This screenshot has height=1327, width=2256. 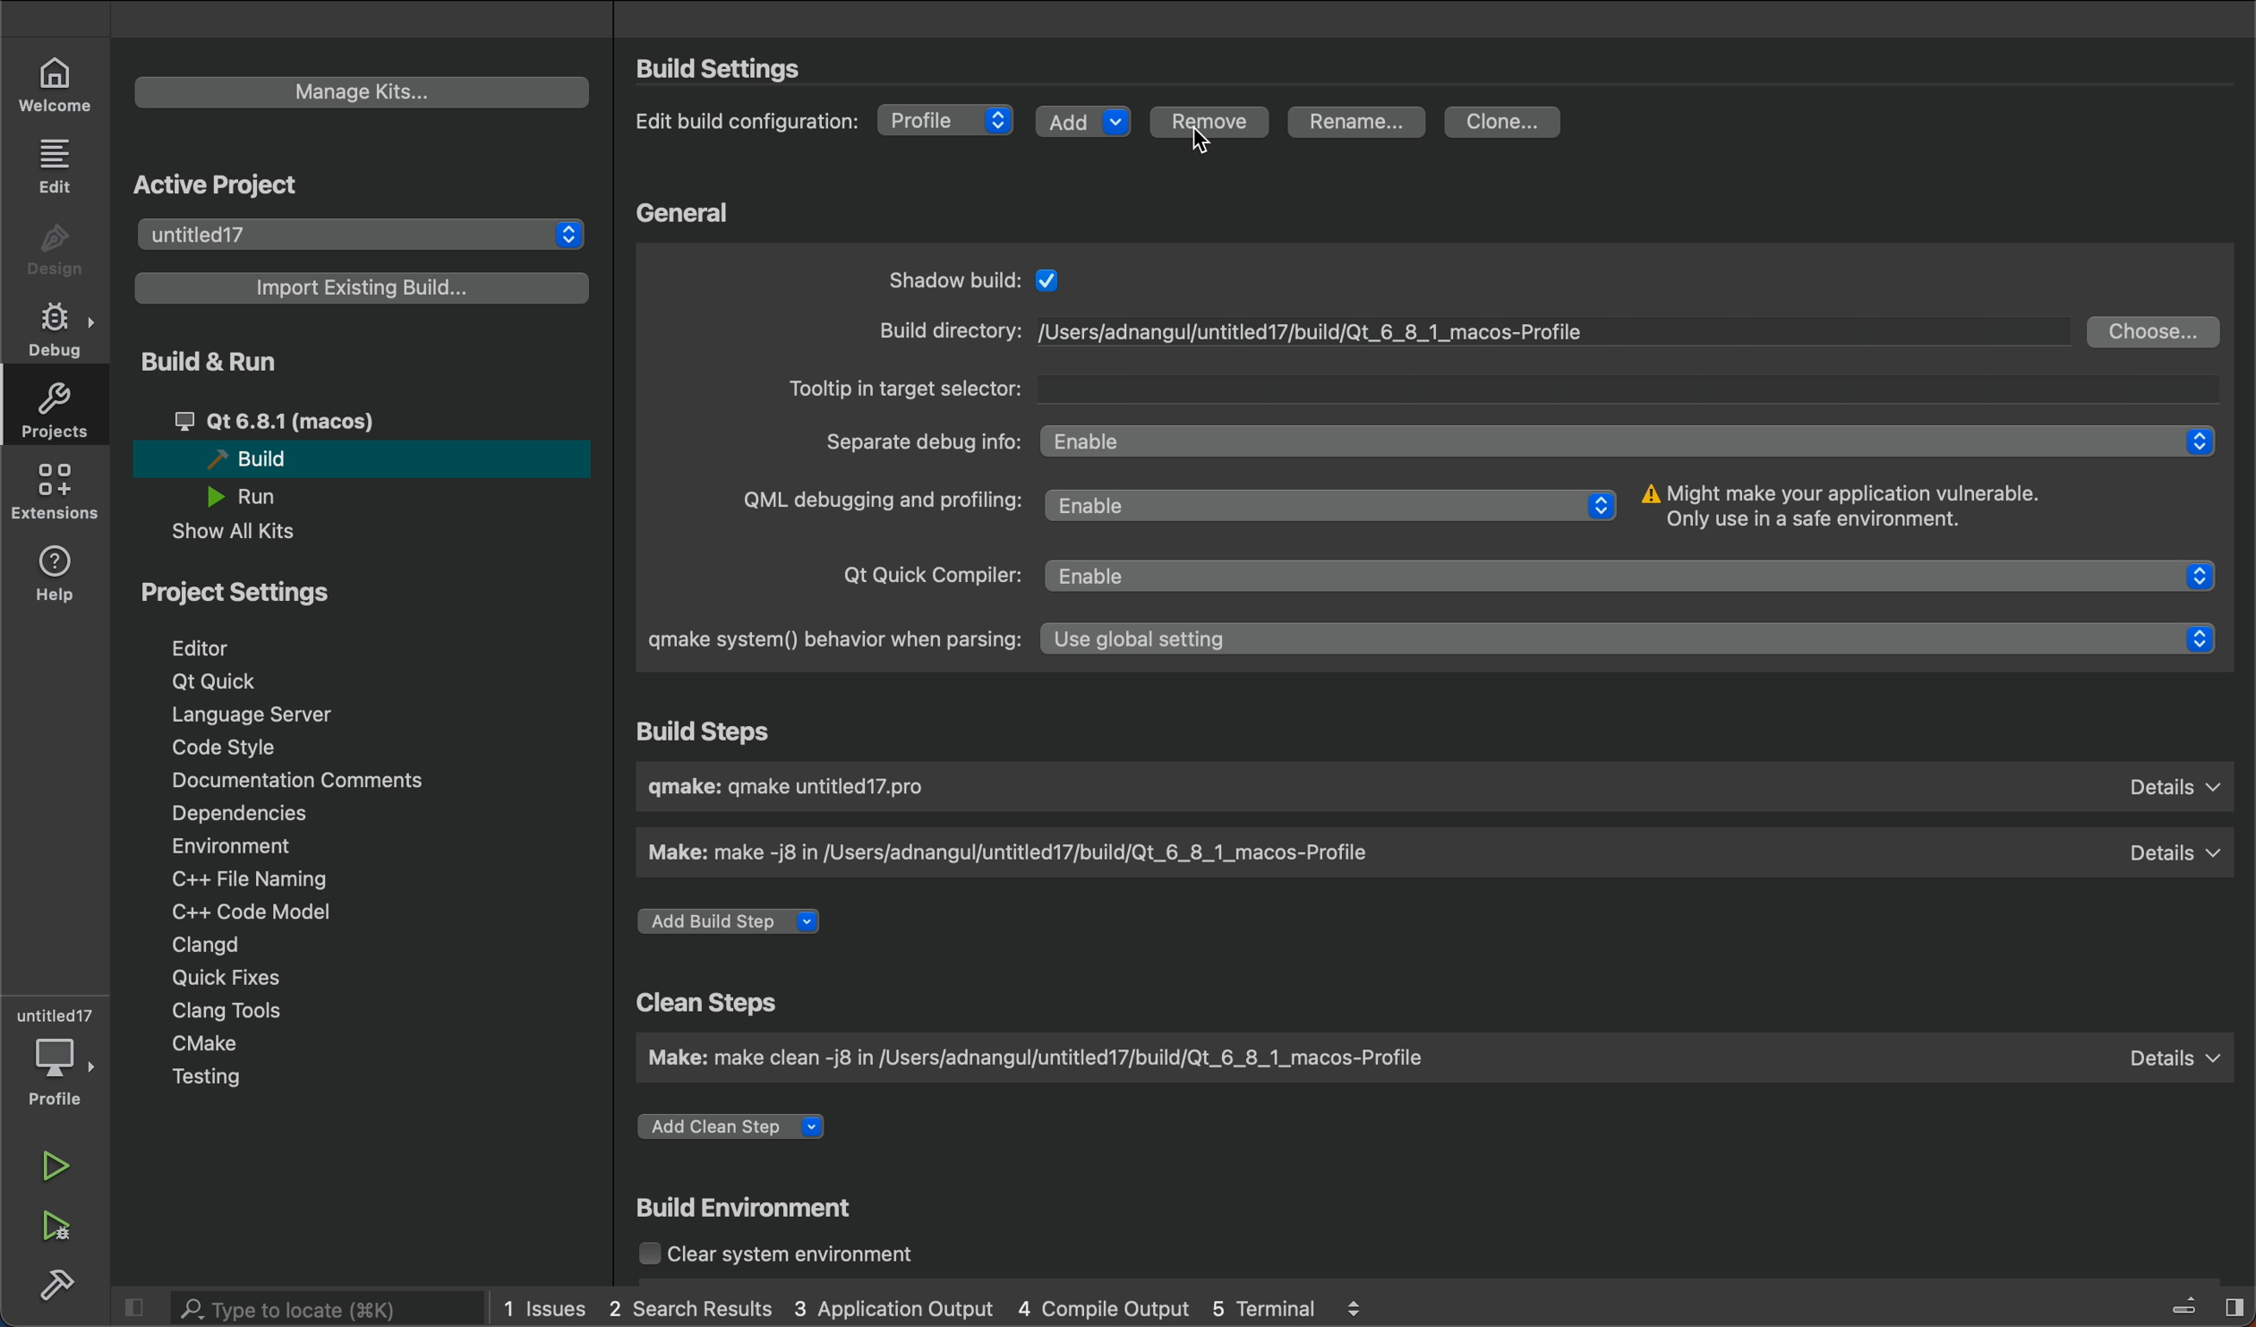 I want to click on tooltip, so click(x=1617, y=383).